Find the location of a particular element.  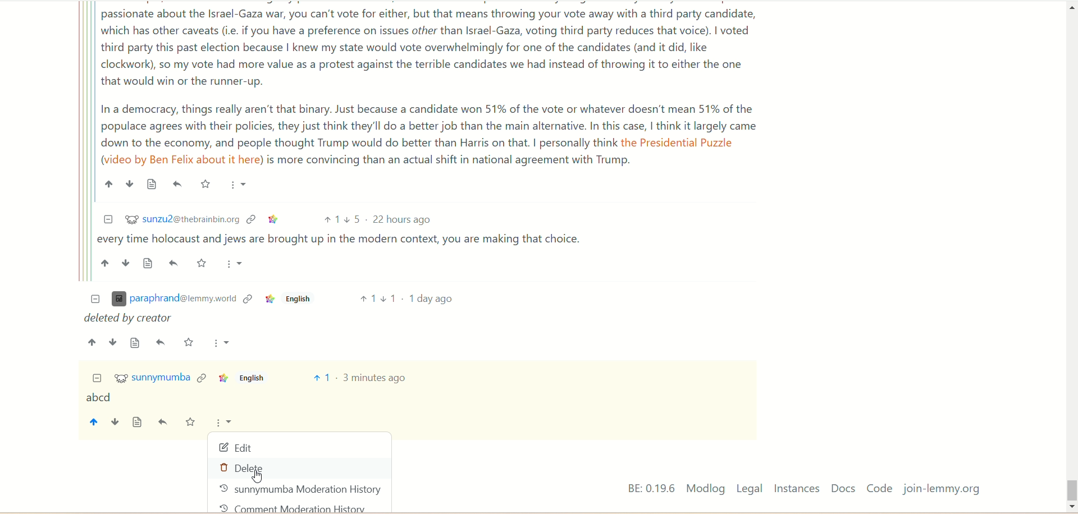

vote is located at coordinates (321, 378).